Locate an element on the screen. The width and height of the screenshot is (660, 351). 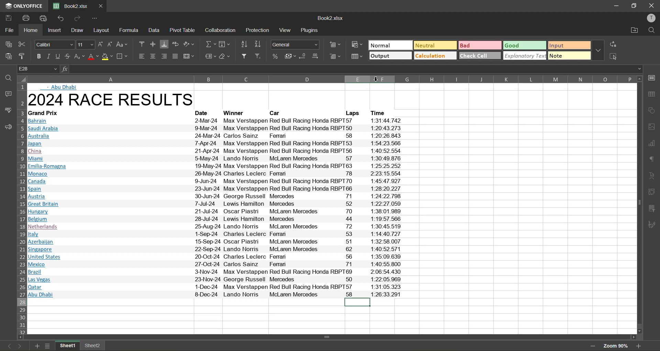
next is located at coordinates (18, 346).